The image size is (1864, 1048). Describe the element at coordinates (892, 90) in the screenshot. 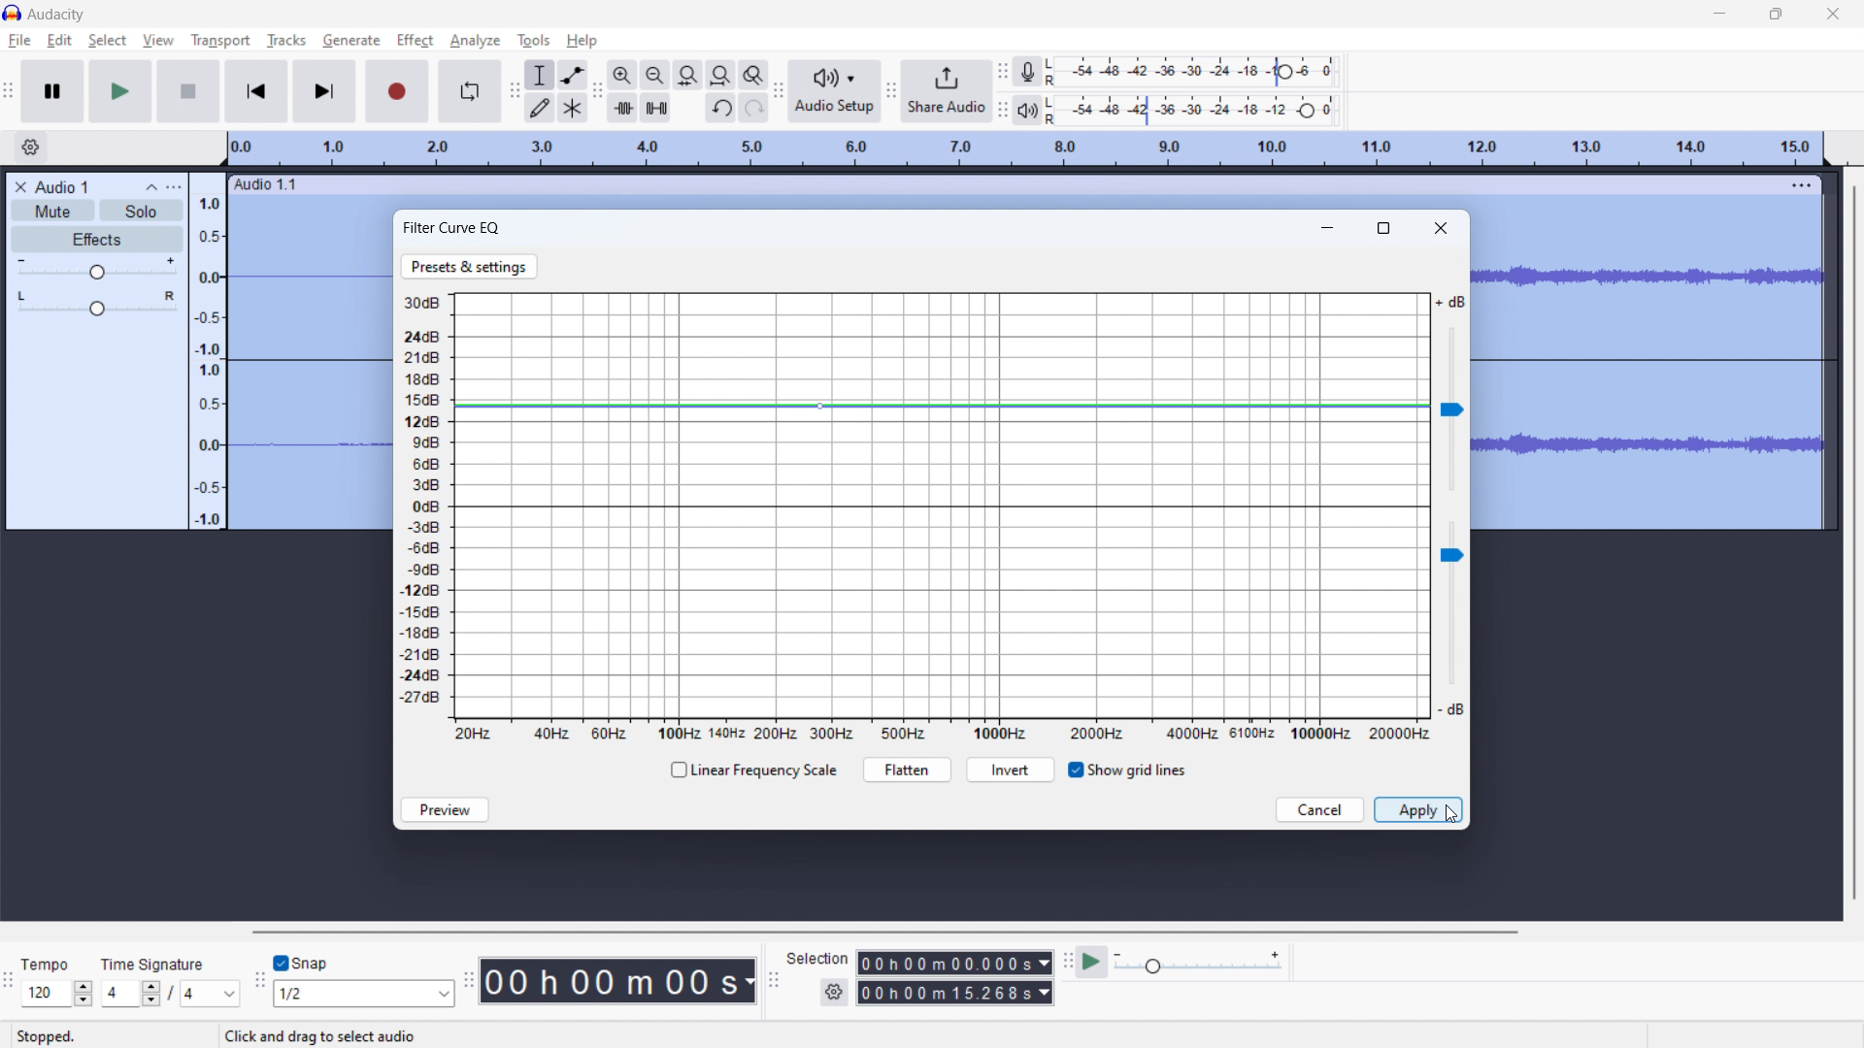

I see `share audio toolbar` at that location.